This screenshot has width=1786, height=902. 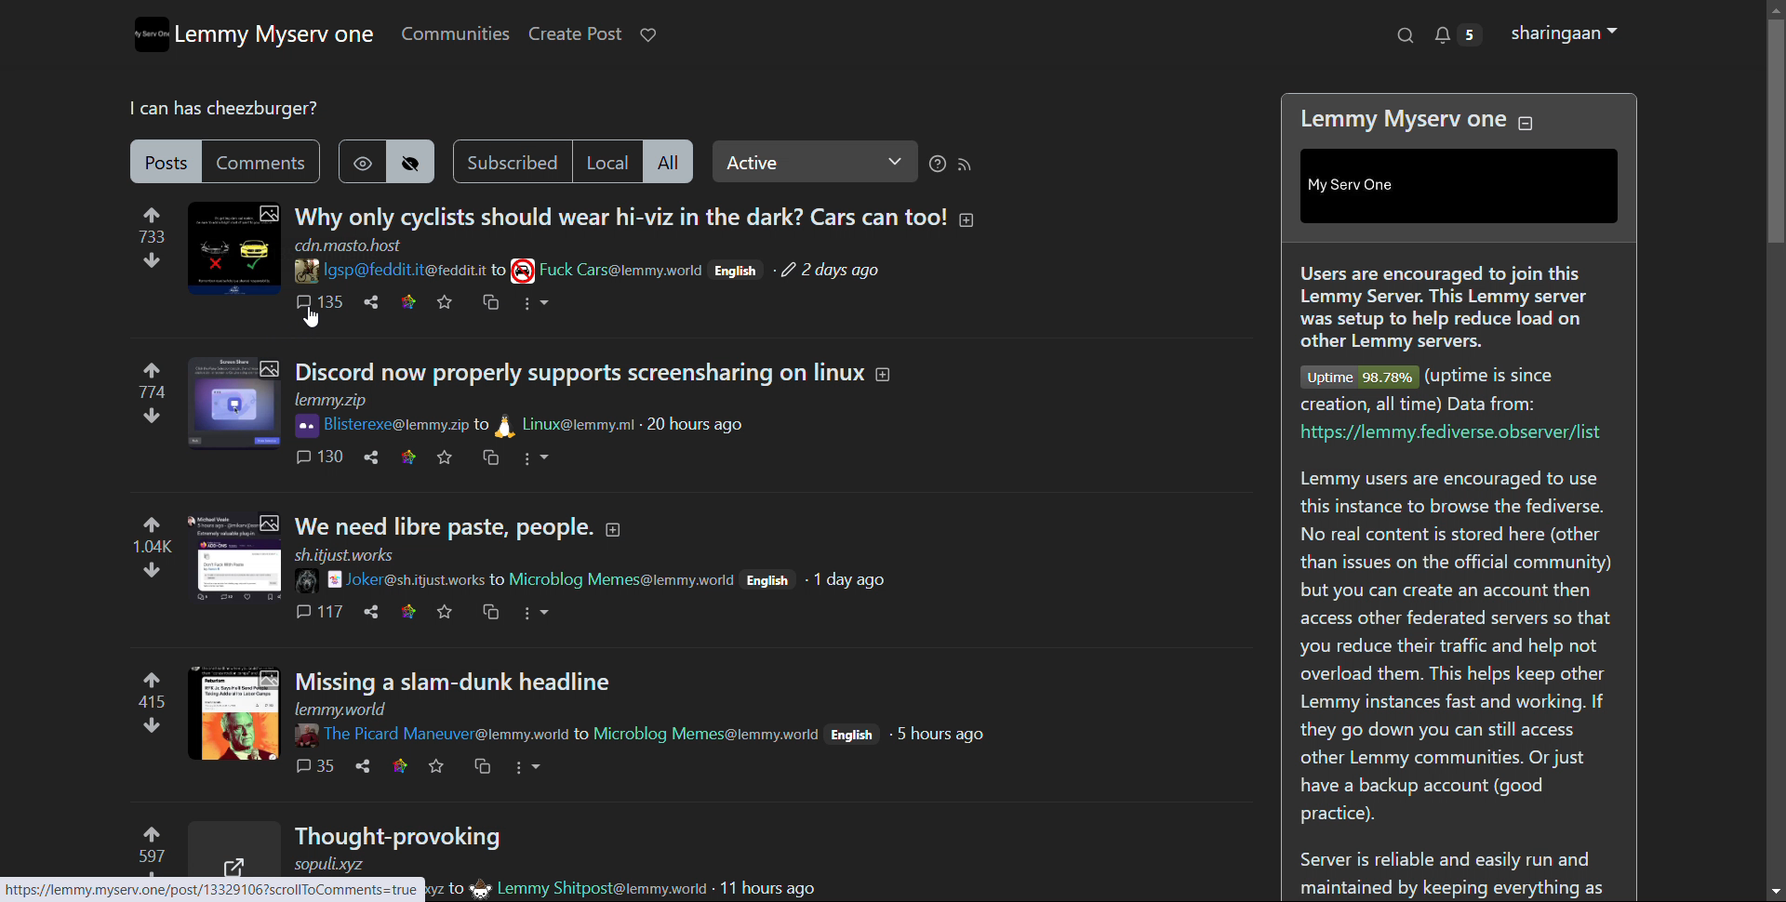 What do you see at coordinates (614, 529) in the screenshot?
I see `expand` at bounding box center [614, 529].